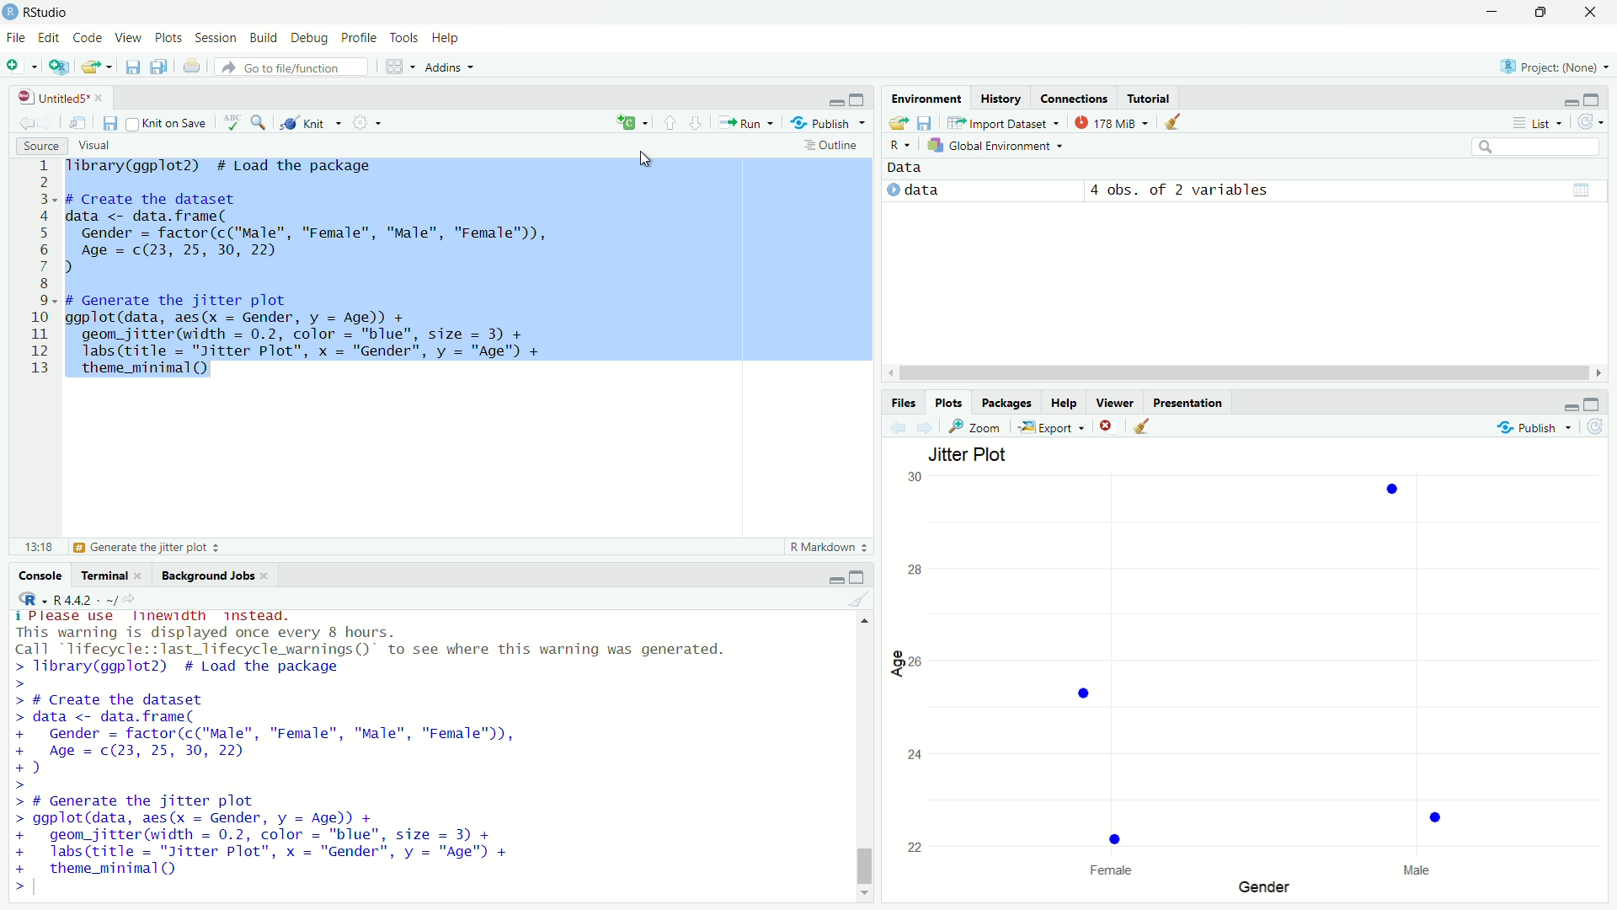 The width and height of the screenshot is (1617, 910). What do you see at coordinates (143, 575) in the screenshot?
I see `close` at bounding box center [143, 575].